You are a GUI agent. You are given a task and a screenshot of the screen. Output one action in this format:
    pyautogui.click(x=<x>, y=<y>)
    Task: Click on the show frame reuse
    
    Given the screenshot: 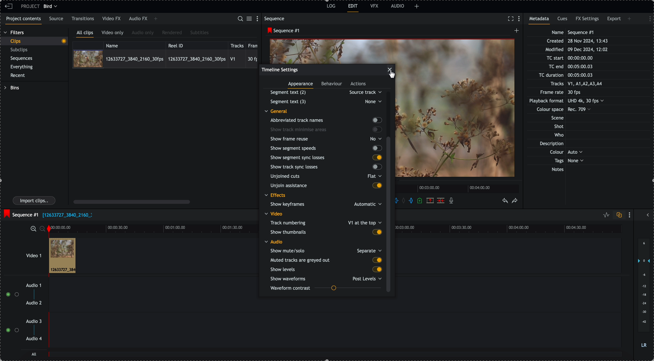 What is the action you would take?
    pyautogui.click(x=327, y=139)
    